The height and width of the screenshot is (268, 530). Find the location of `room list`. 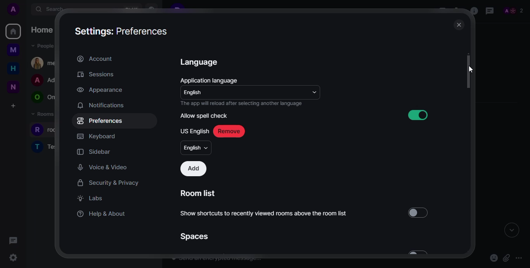

room list is located at coordinates (199, 193).